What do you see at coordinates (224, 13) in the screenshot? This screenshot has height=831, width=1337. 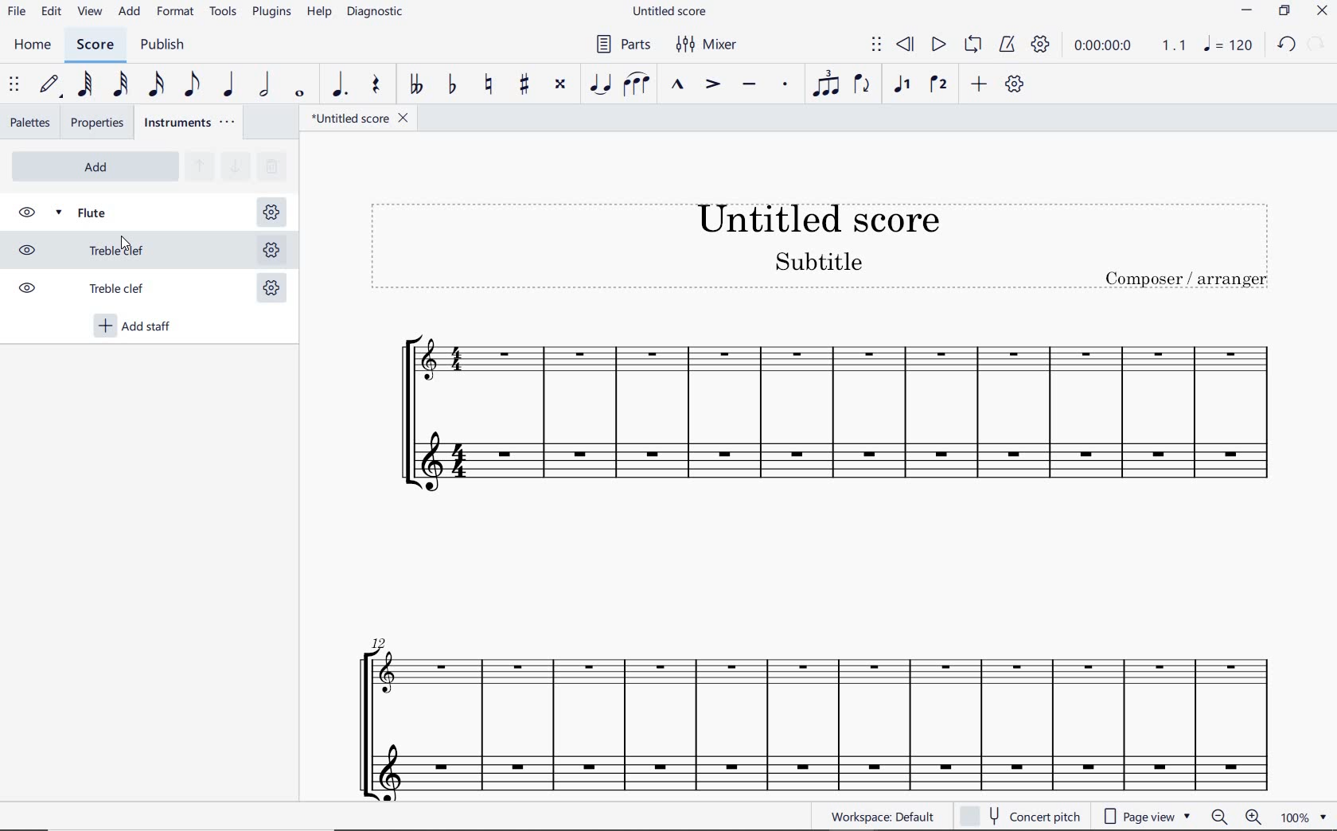 I see `TOOLS` at bounding box center [224, 13].